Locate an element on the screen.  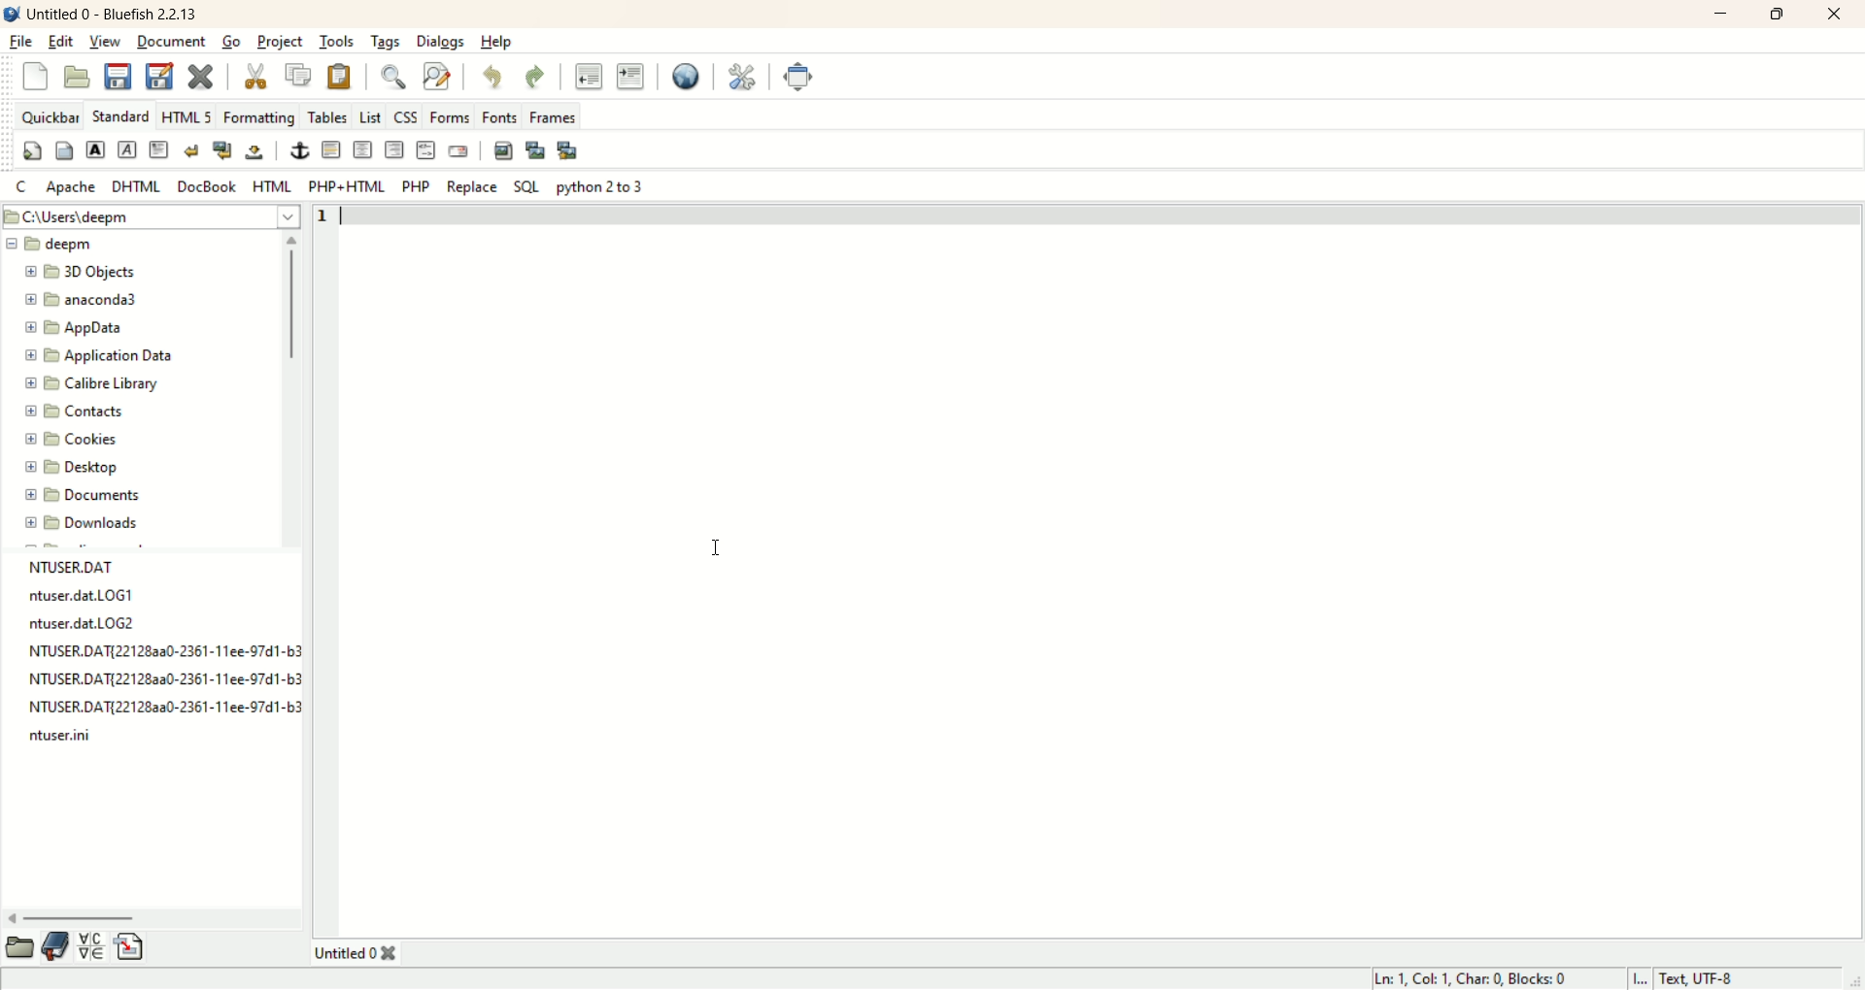
redo is located at coordinates (533, 77).